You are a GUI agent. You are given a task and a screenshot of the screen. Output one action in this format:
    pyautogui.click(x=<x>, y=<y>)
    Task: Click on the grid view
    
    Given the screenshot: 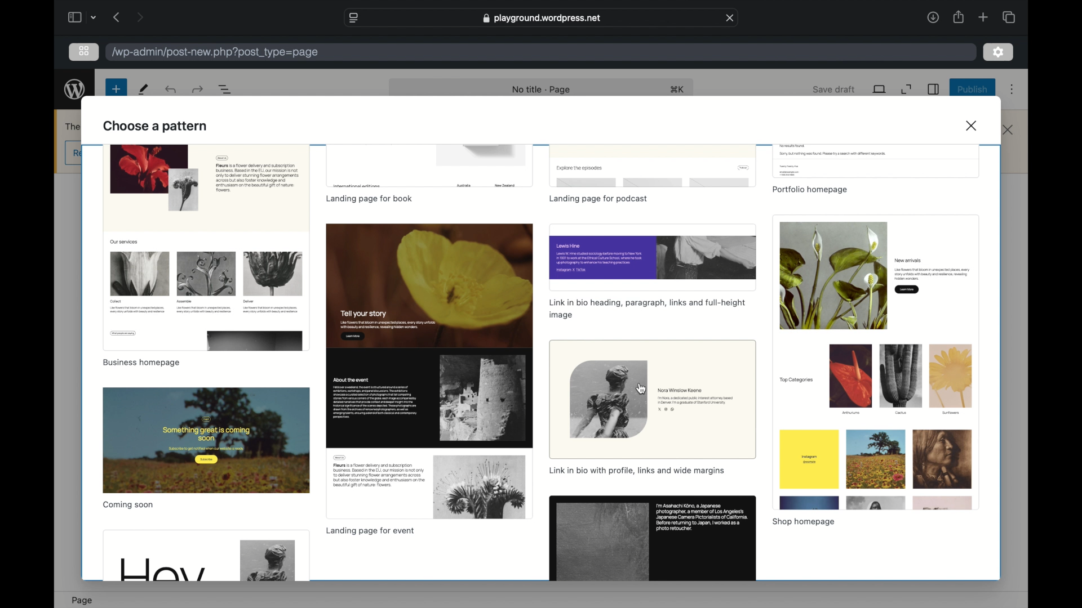 What is the action you would take?
    pyautogui.click(x=84, y=51)
    